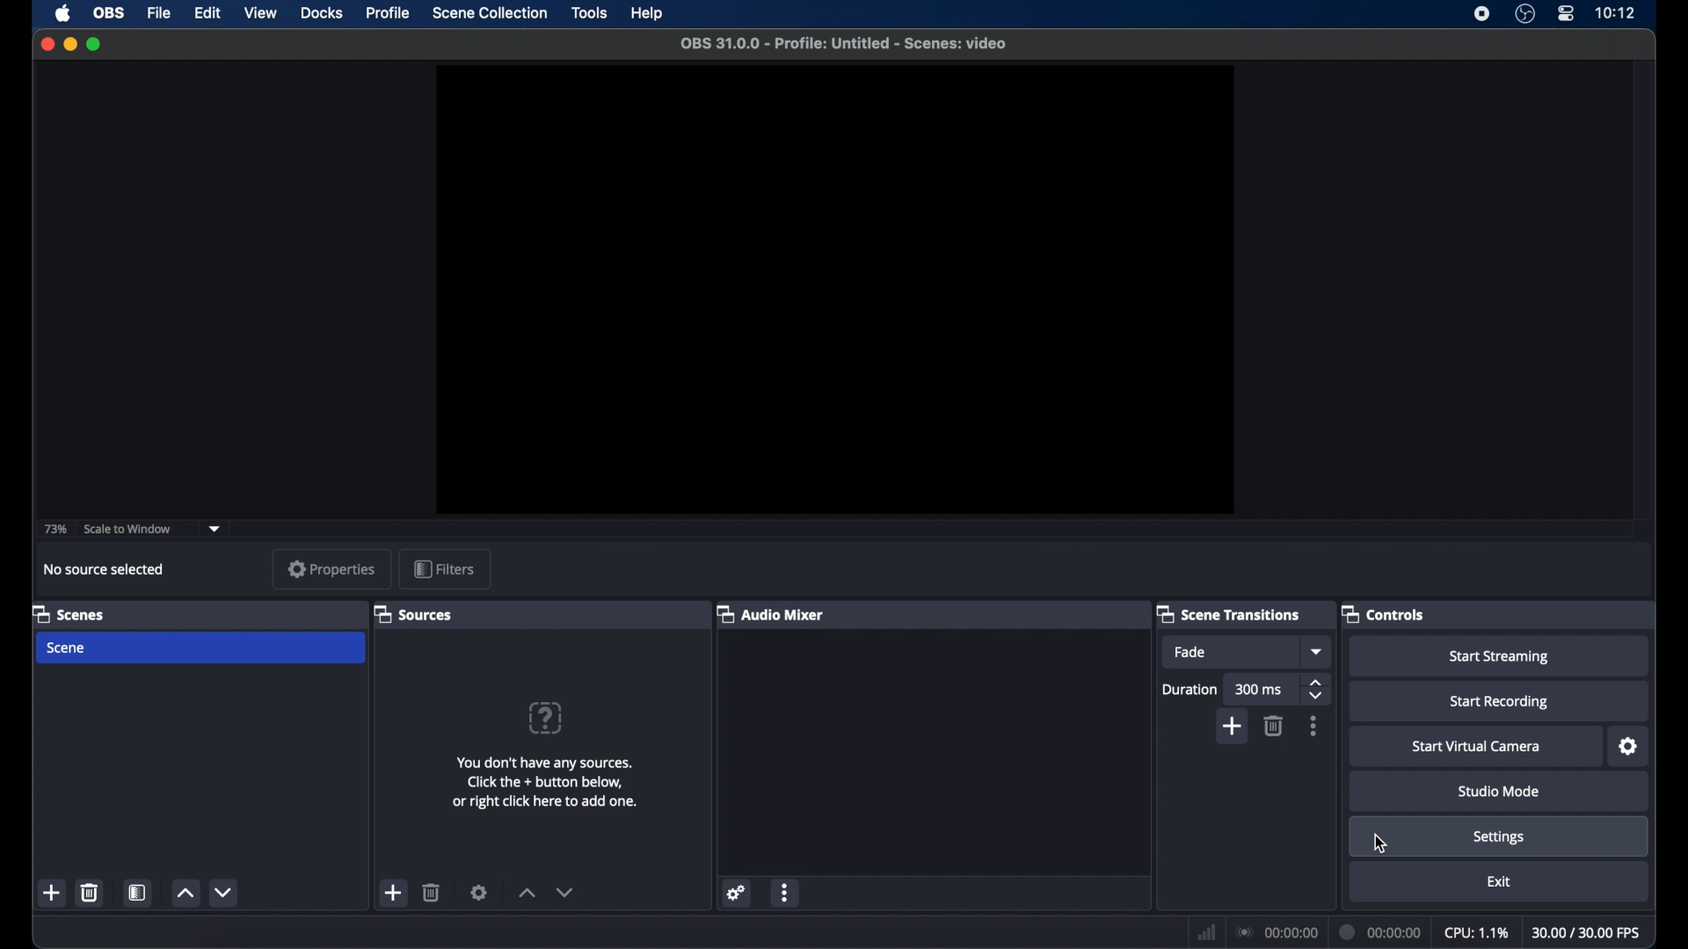  Describe the element at coordinates (1314, 726) in the screenshot. I see `more options` at that location.